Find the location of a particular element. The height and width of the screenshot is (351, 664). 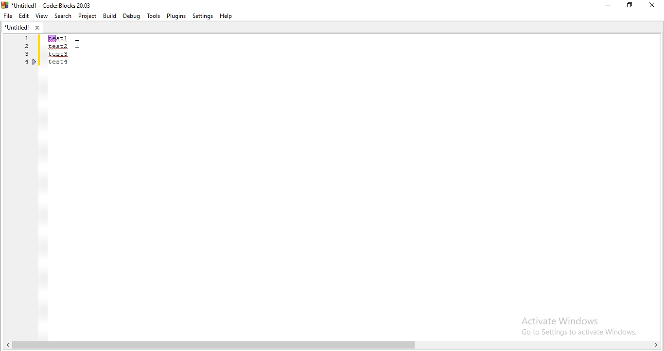

Search  is located at coordinates (64, 16).